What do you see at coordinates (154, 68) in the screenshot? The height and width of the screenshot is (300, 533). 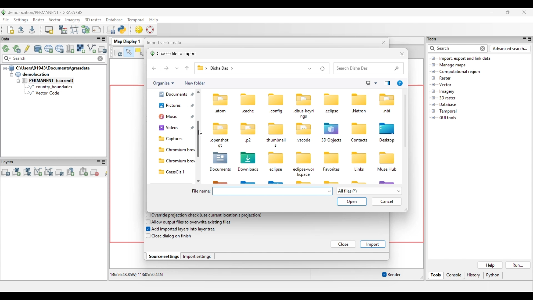 I see `Go back` at bounding box center [154, 68].